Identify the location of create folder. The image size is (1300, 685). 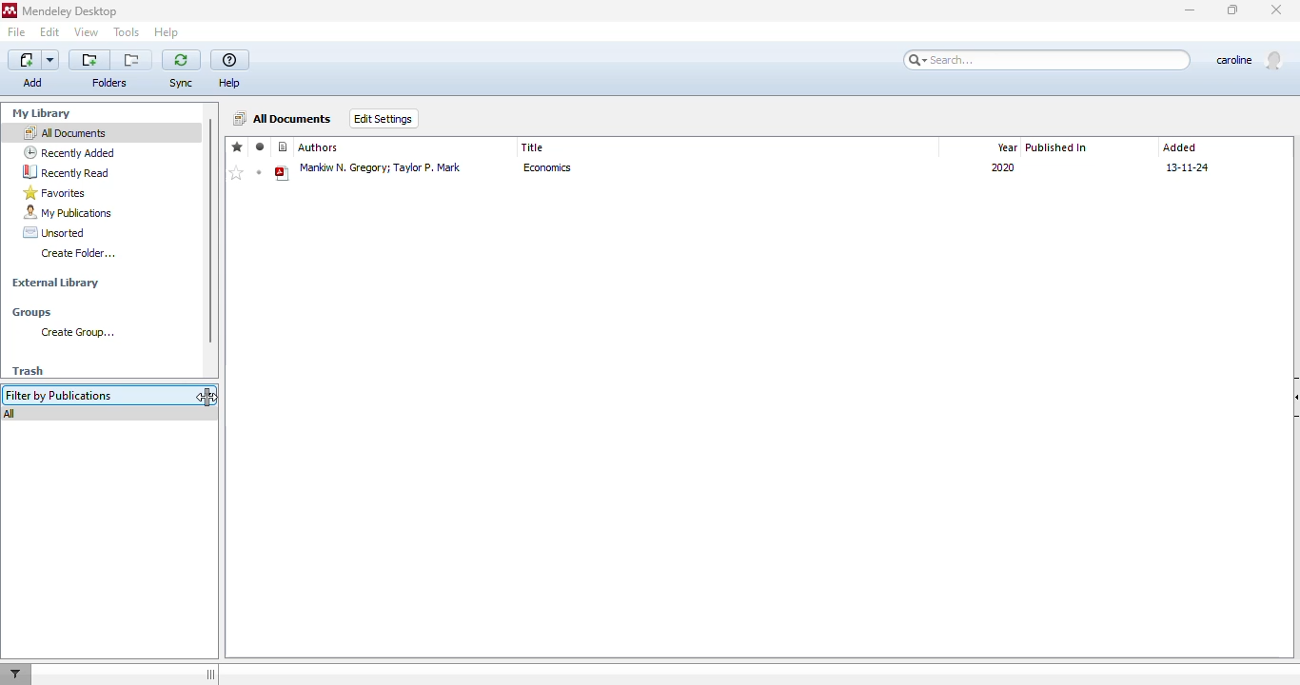
(80, 254).